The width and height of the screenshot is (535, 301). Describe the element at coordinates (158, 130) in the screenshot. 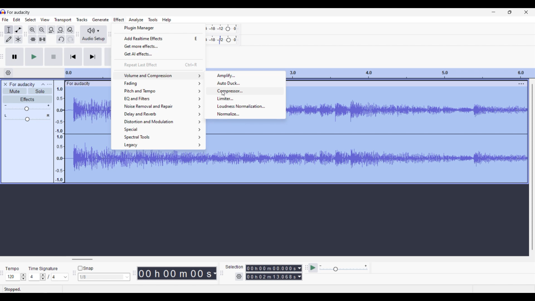

I see `Special` at that location.